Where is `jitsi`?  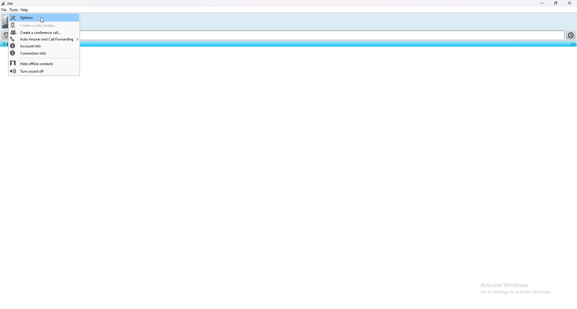 jitsi is located at coordinates (9, 3).